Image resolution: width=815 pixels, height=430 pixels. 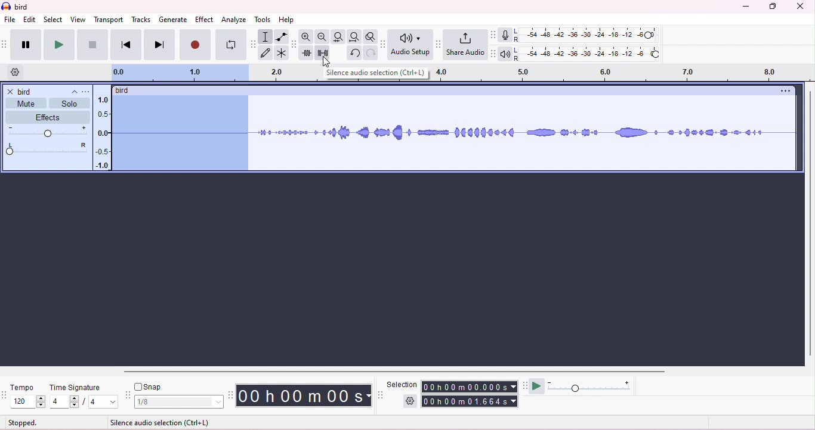 I want to click on generate, so click(x=173, y=20).